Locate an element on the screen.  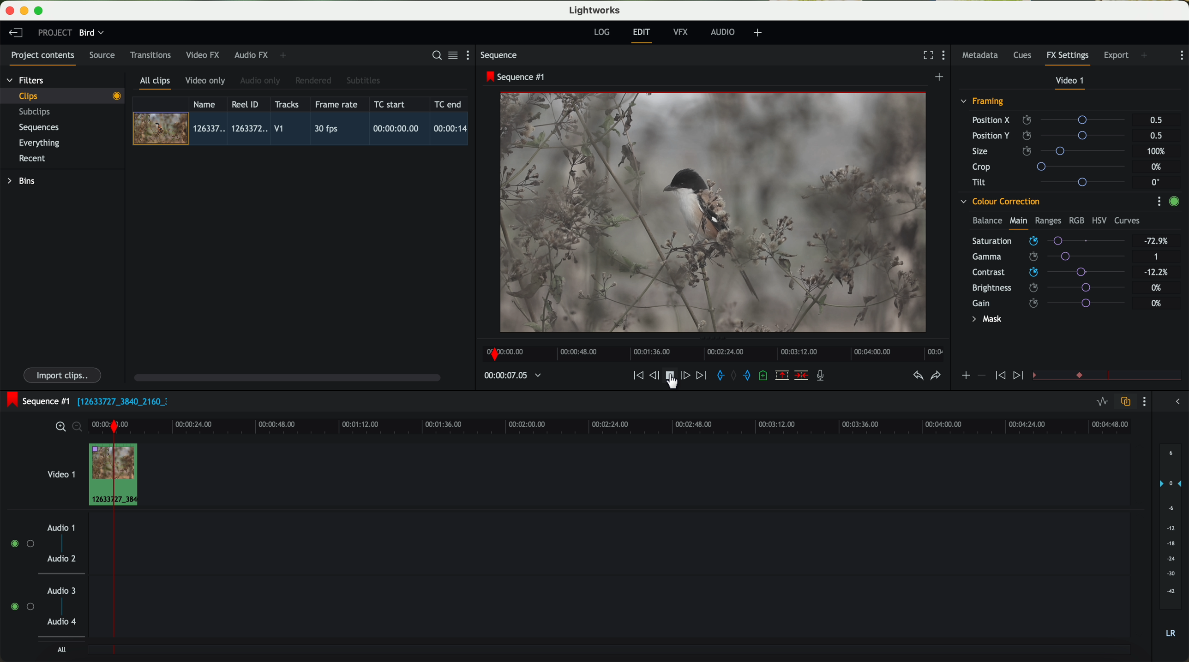
icon is located at coordinates (1020, 376).